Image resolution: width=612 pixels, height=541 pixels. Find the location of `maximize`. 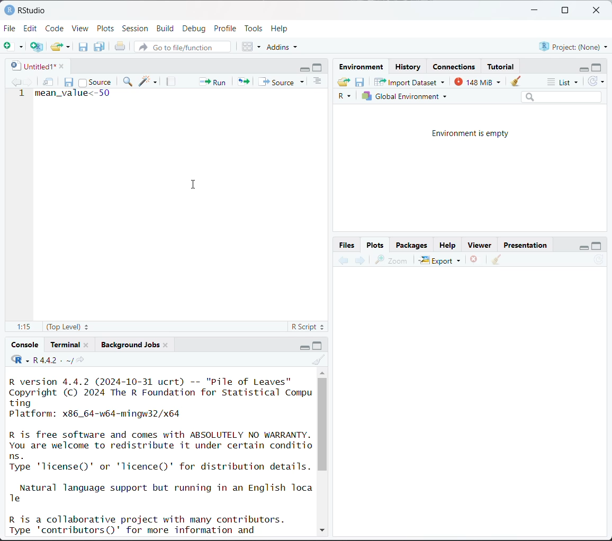

maximize is located at coordinates (319, 67).